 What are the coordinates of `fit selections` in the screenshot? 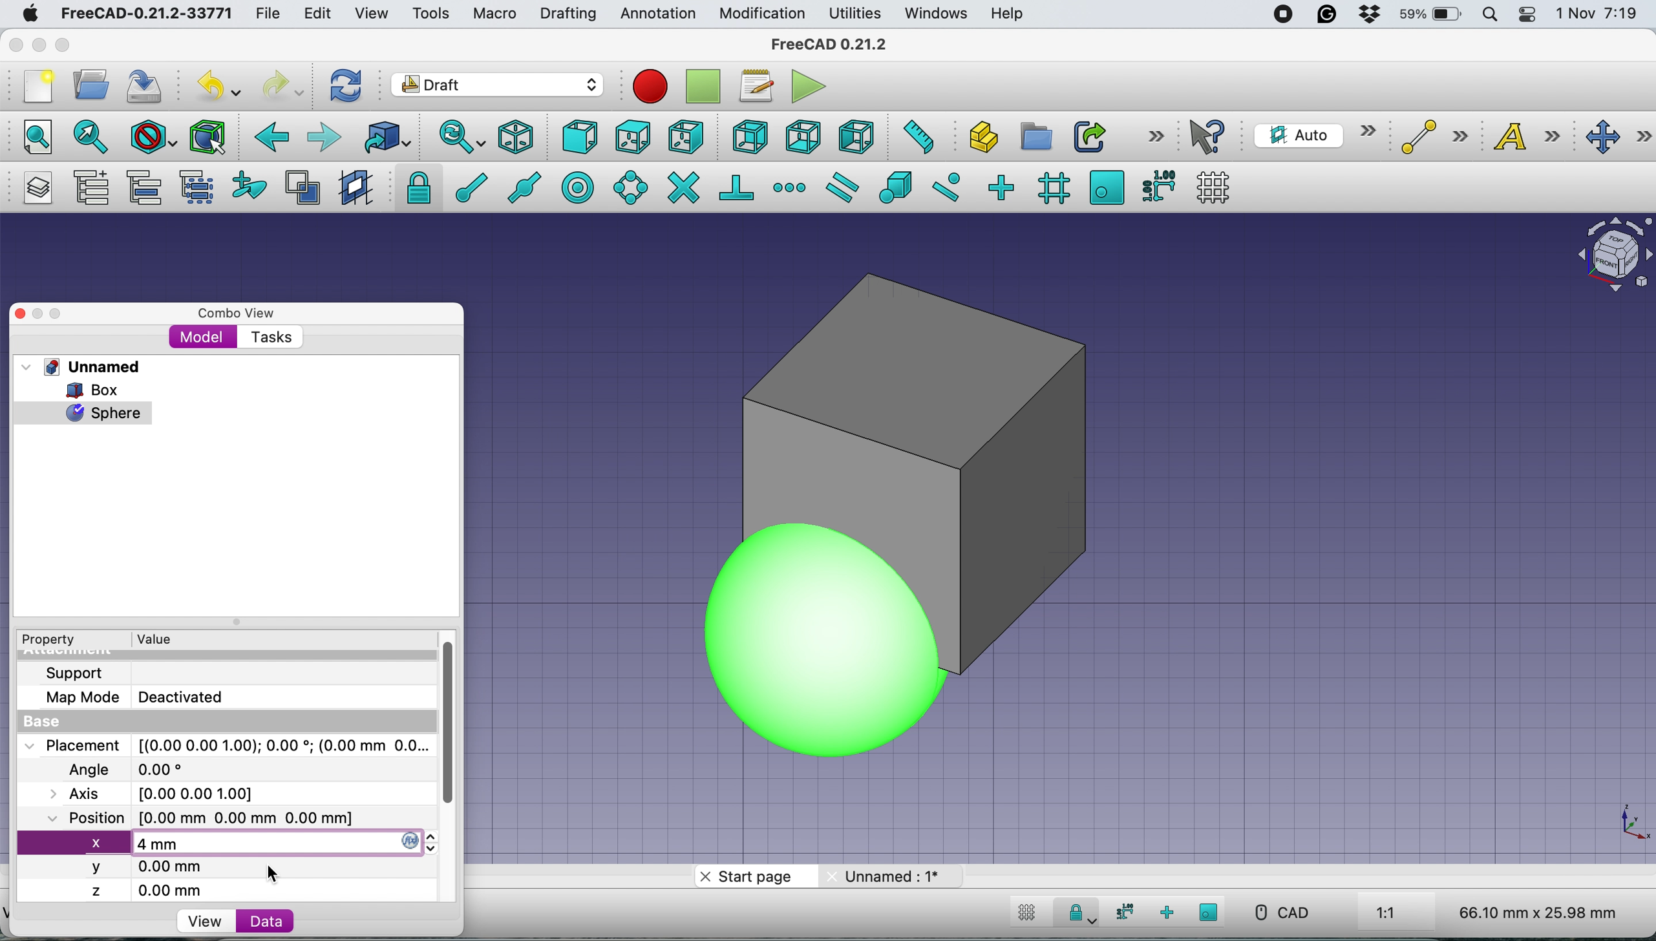 It's located at (94, 136).